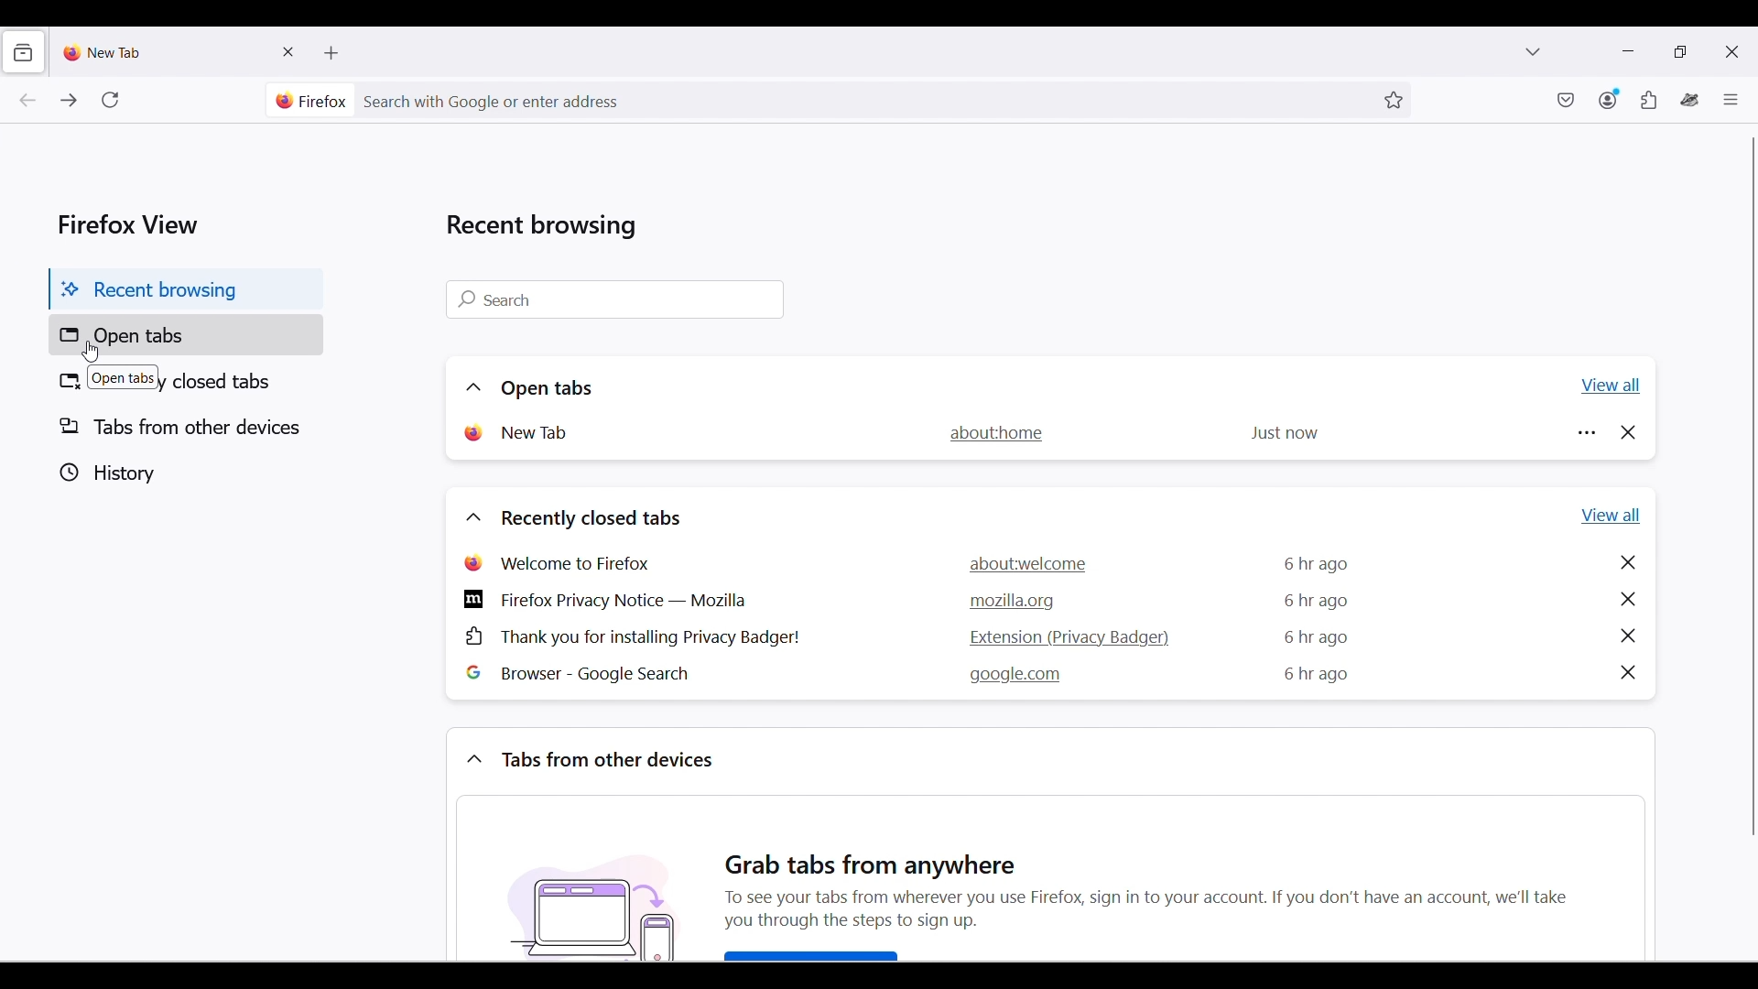  Describe the element at coordinates (605, 599) in the screenshot. I see `Firefox Privacy Notice — Mozilla` at that location.